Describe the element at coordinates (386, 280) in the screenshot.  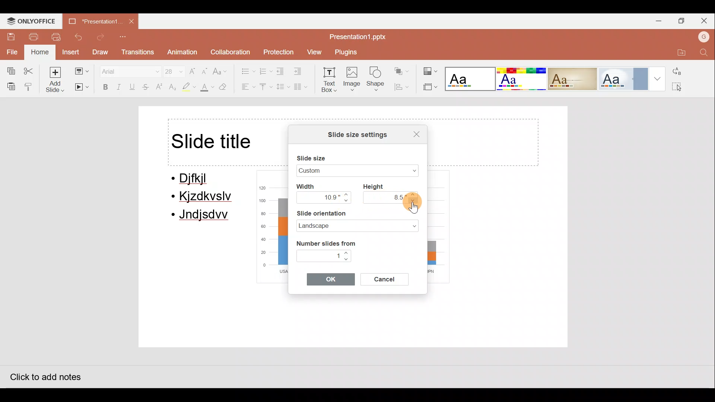
I see `Cancel` at that location.